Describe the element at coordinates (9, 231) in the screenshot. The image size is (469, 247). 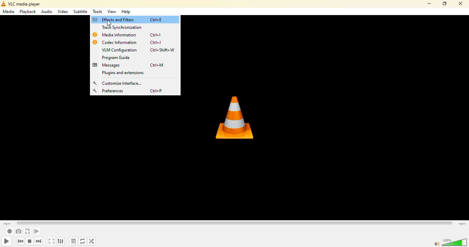
I see `record` at that location.